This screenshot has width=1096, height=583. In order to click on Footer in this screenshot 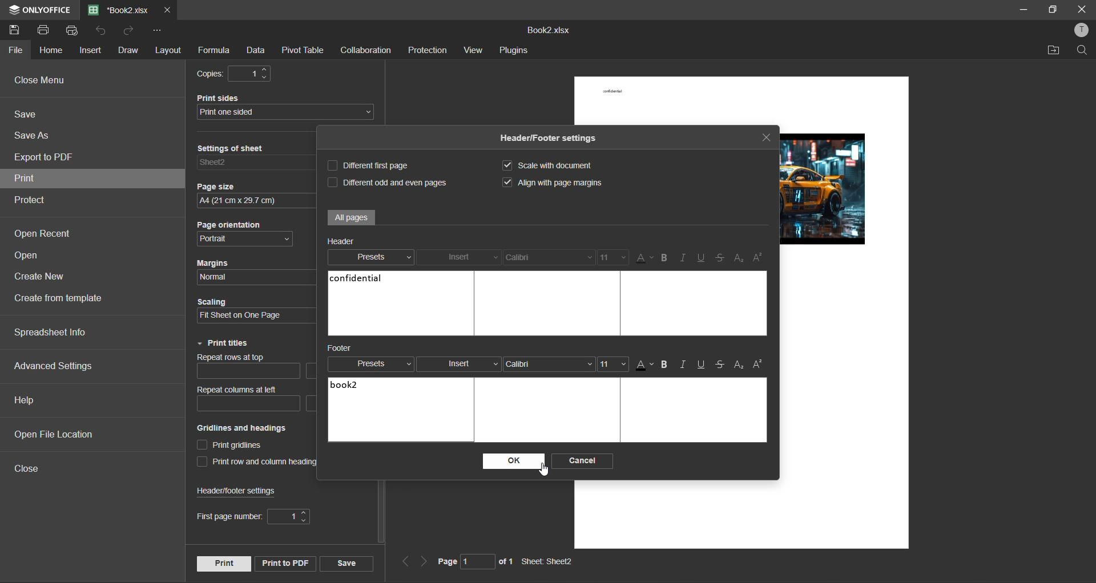, I will do `click(342, 347)`.